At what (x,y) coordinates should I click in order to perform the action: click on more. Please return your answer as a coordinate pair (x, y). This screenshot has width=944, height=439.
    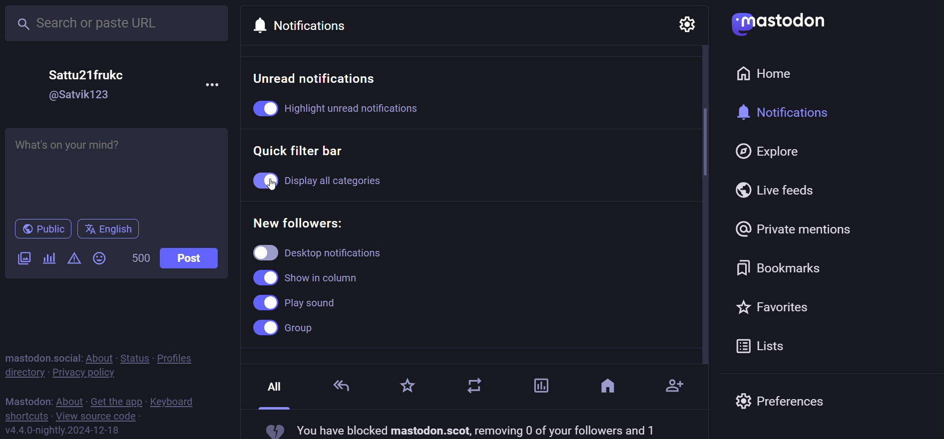
    Looking at the image, I should click on (214, 84).